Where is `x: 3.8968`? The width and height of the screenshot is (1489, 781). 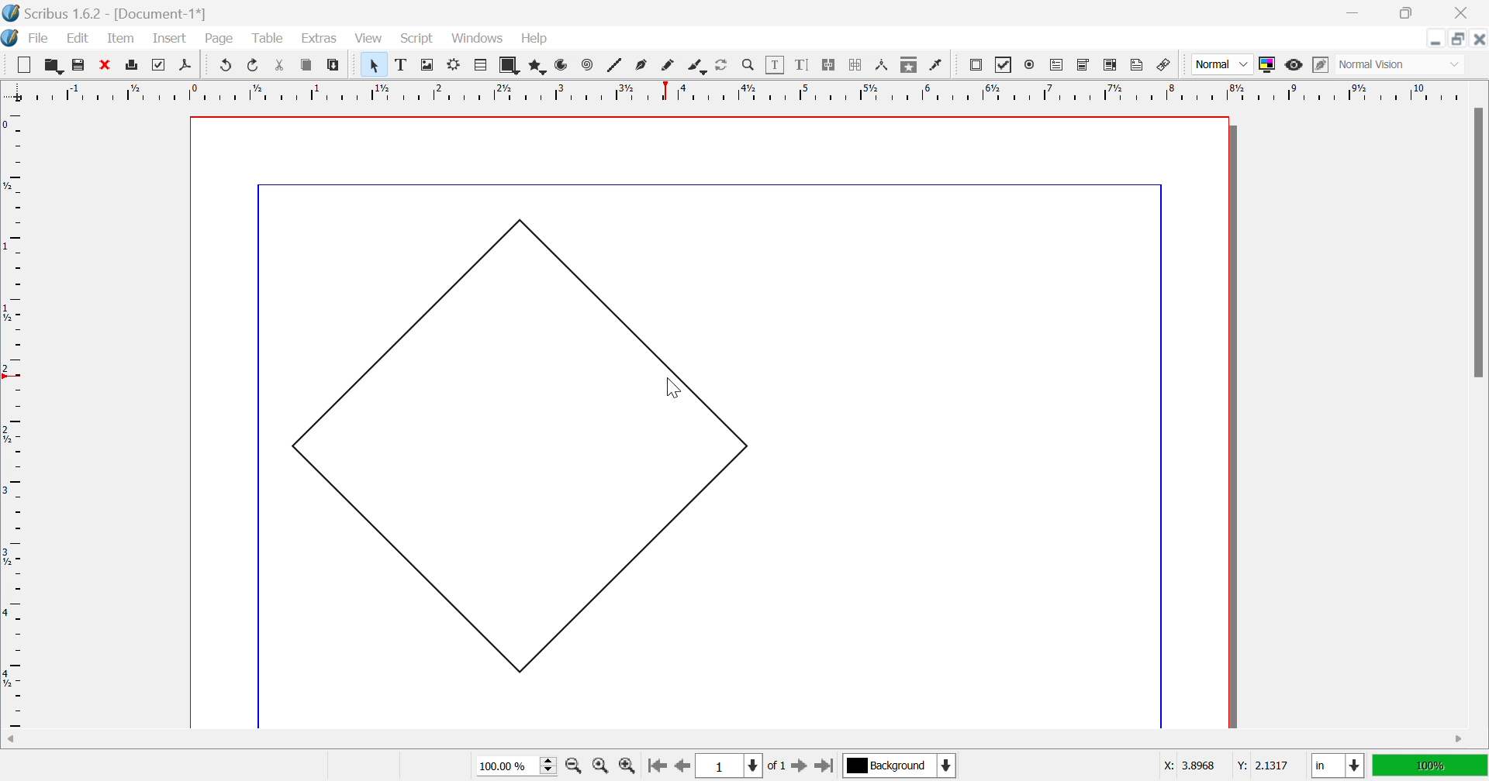
x: 3.8968 is located at coordinates (1187, 766).